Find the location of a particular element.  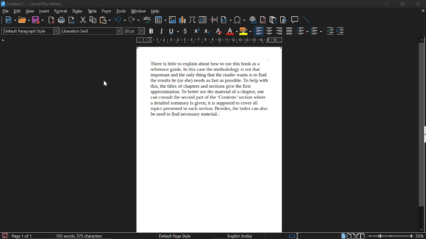

new is located at coordinates (10, 20).